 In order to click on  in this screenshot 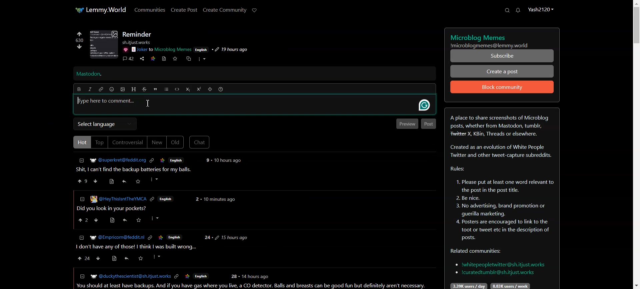, I will do `click(139, 181)`.